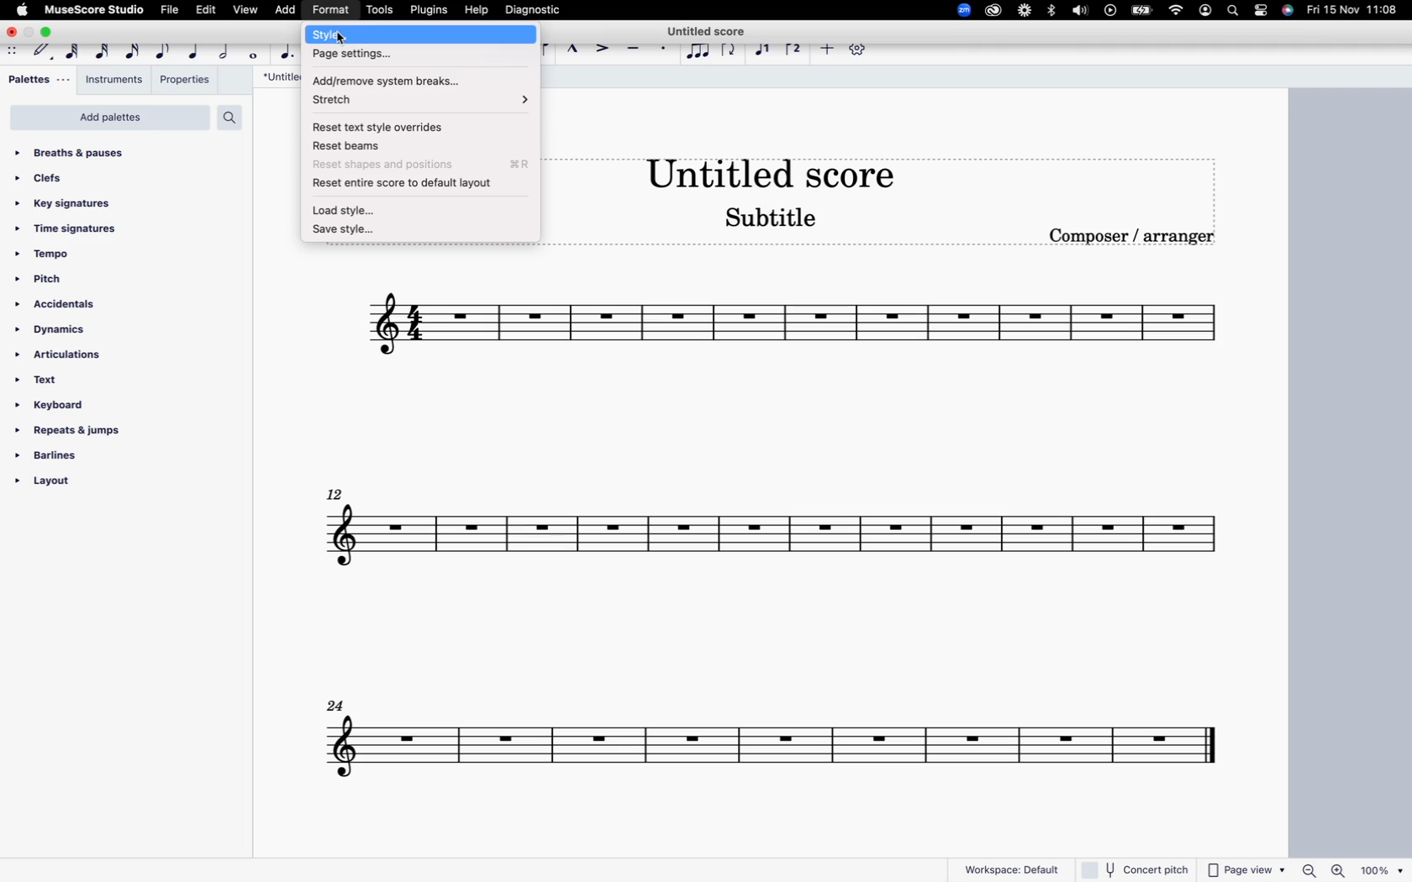 The width and height of the screenshot is (1412, 882). What do you see at coordinates (102, 51) in the screenshot?
I see `32nd note` at bounding box center [102, 51].